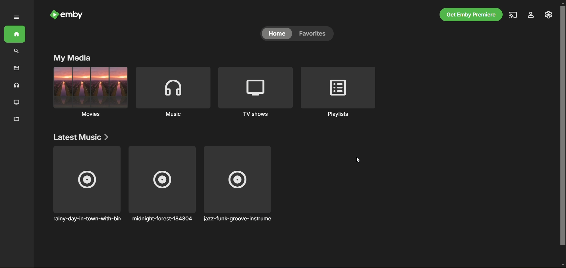 Image resolution: width=566 pixels, height=268 pixels. I want to click on movies, so click(90, 93).